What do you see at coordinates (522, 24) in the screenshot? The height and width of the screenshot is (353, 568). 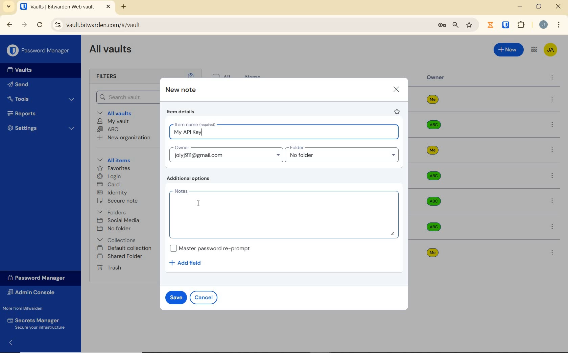 I see `extensions` at bounding box center [522, 24].